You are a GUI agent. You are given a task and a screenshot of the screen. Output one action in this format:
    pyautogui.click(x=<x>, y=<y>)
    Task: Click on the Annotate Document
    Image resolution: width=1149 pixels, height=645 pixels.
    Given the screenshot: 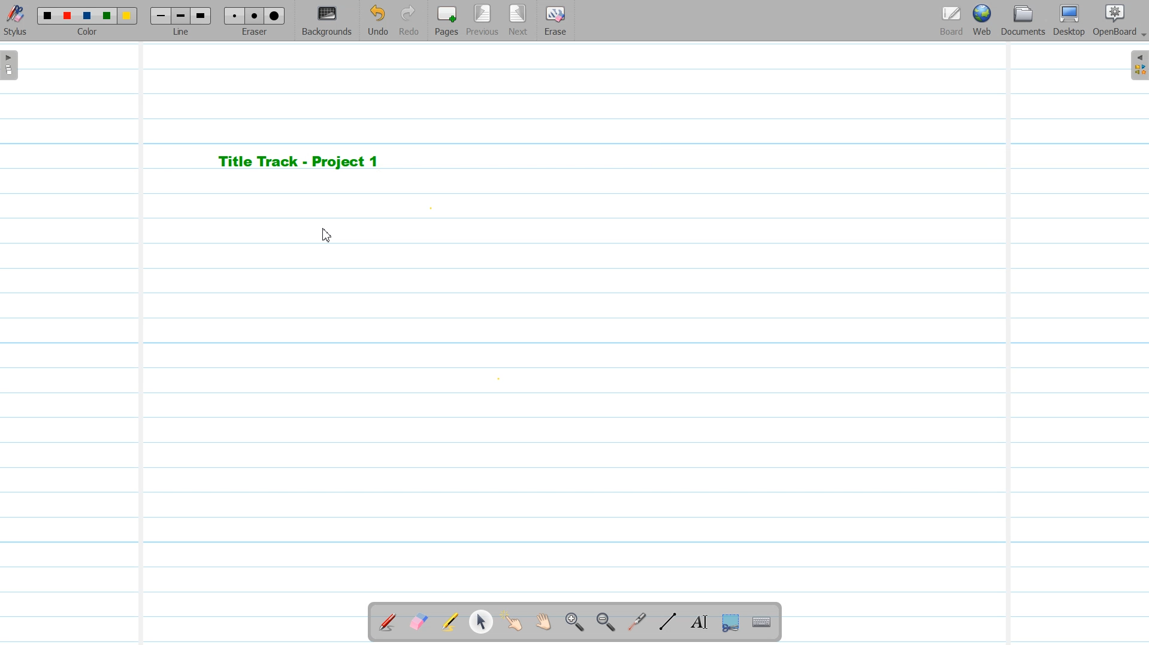 What is the action you would take?
    pyautogui.click(x=388, y=622)
    